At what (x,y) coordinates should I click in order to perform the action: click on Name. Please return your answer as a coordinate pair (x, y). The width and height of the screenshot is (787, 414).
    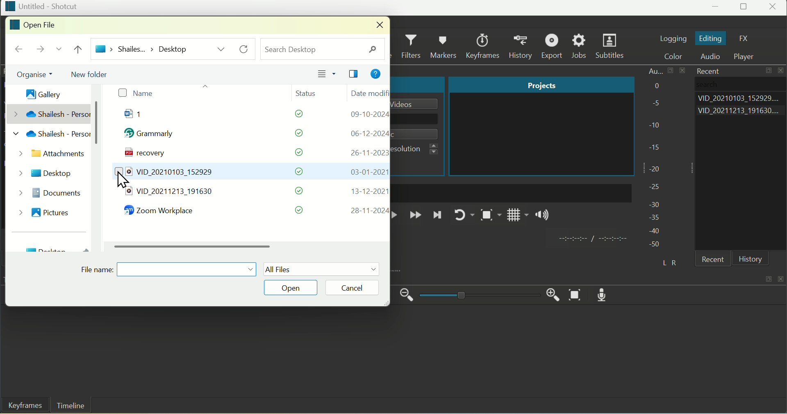
    Looking at the image, I should click on (135, 93).